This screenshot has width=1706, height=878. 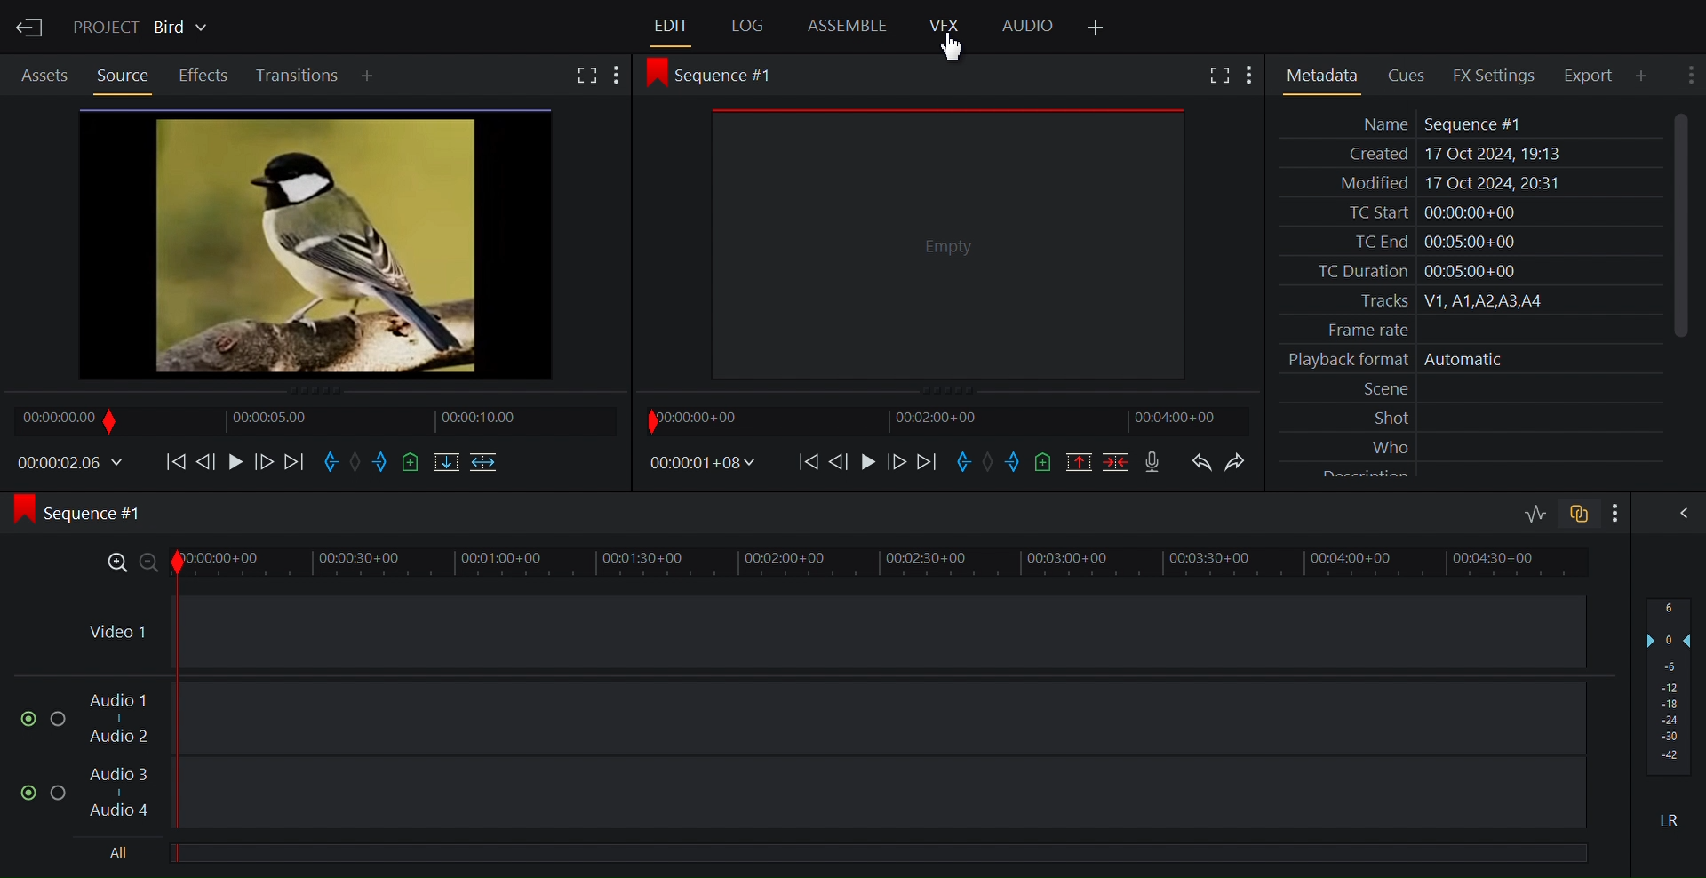 What do you see at coordinates (174, 461) in the screenshot?
I see `Move backwards` at bounding box center [174, 461].